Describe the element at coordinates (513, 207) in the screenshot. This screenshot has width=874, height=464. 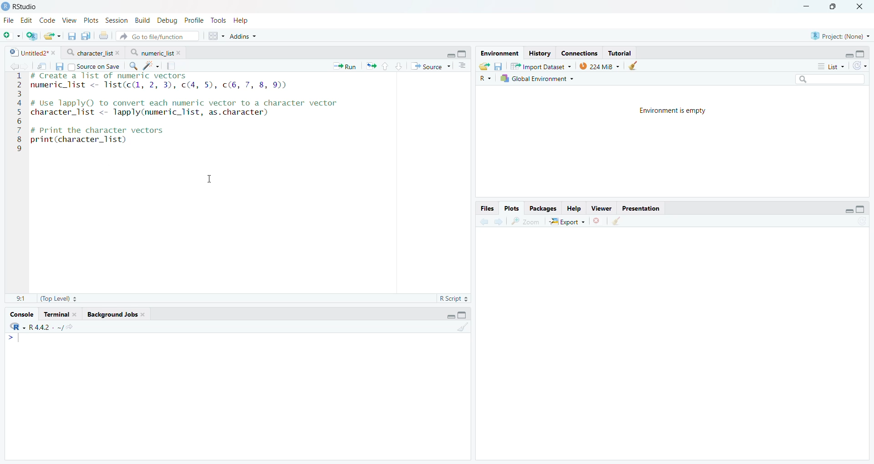
I see `Plots` at that location.